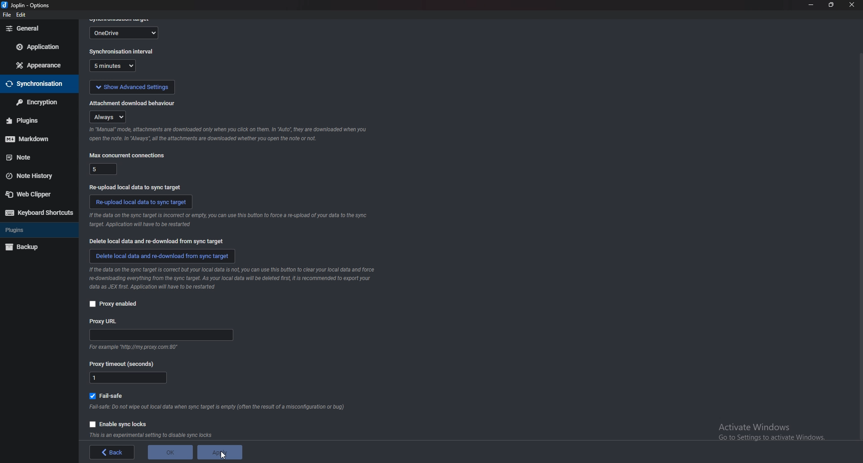 The height and width of the screenshot is (463, 863). Describe the element at coordinates (227, 134) in the screenshot. I see `info` at that location.